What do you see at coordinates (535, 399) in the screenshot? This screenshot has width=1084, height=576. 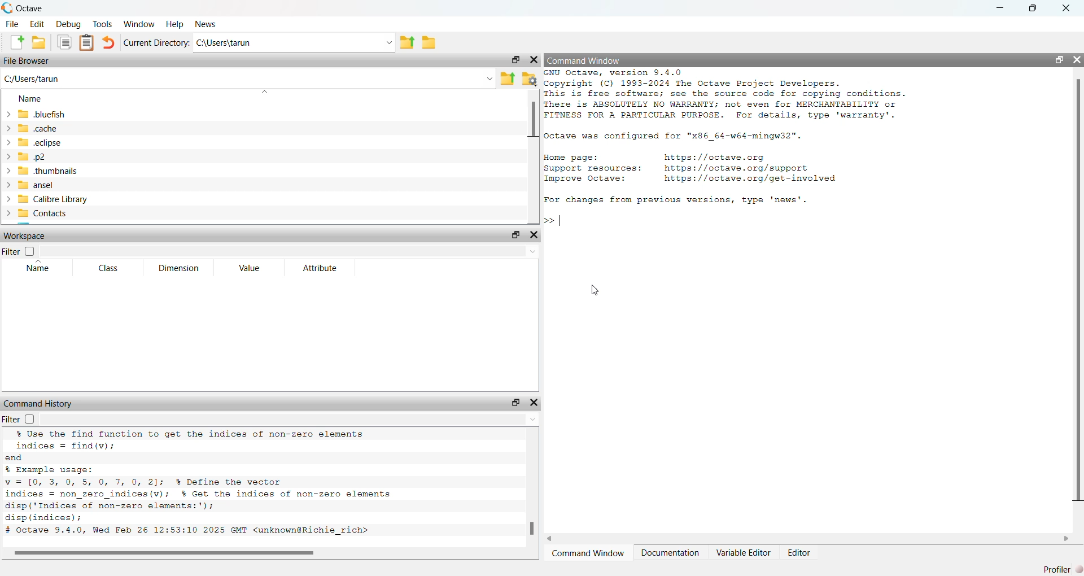 I see `close` at bounding box center [535, 399].